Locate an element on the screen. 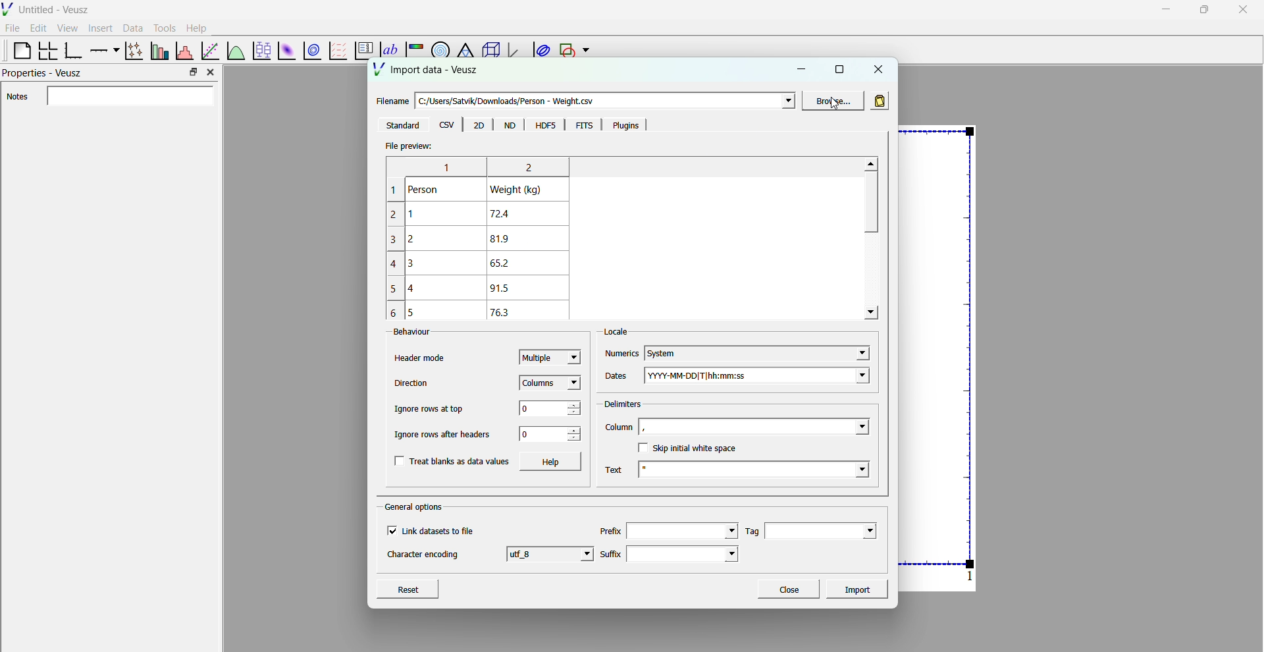  minimize is located at coordinates (804, 68).